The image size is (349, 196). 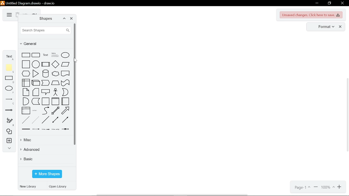 I want to click on delete, so click(x=17, y=15).